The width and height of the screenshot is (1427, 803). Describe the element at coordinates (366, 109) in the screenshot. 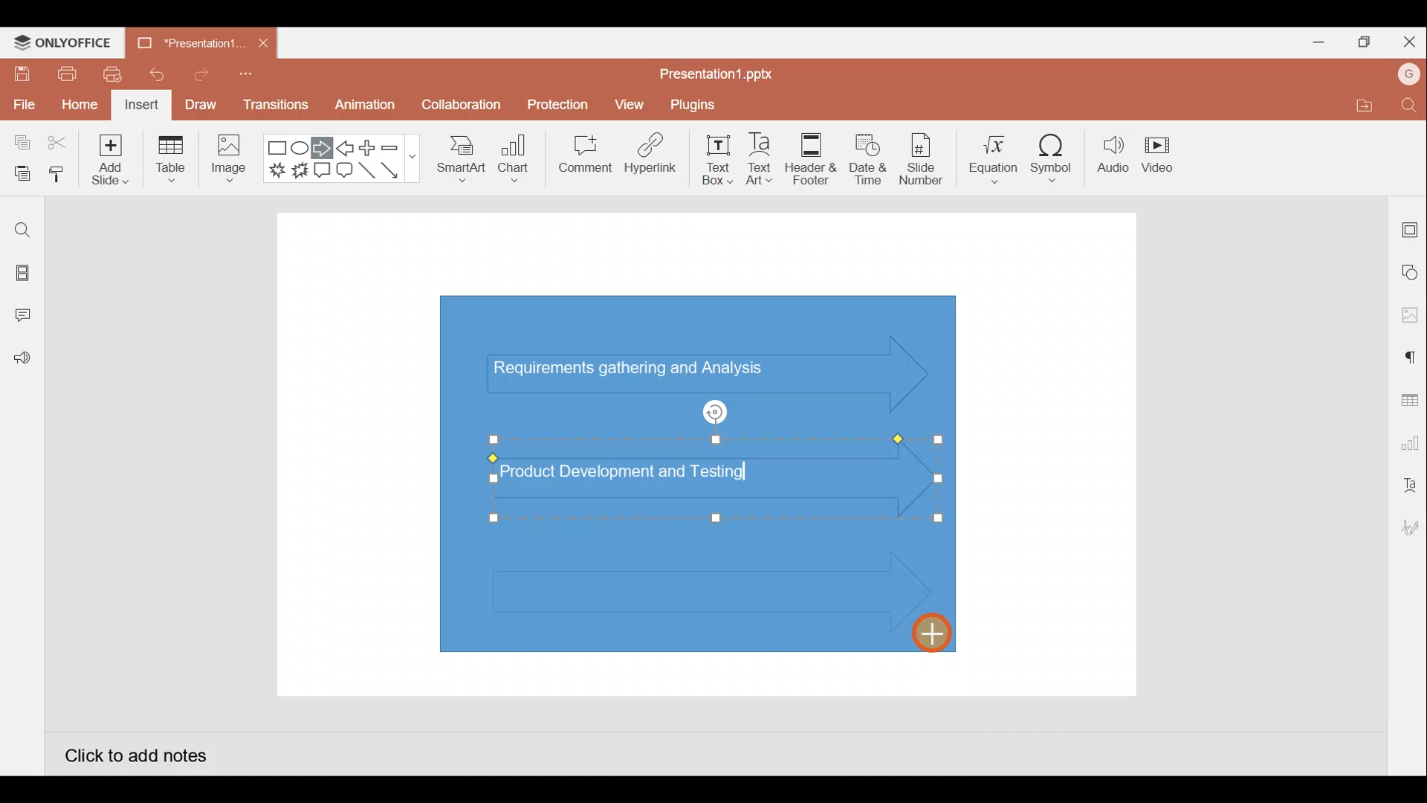

I see `Animation` at that location.